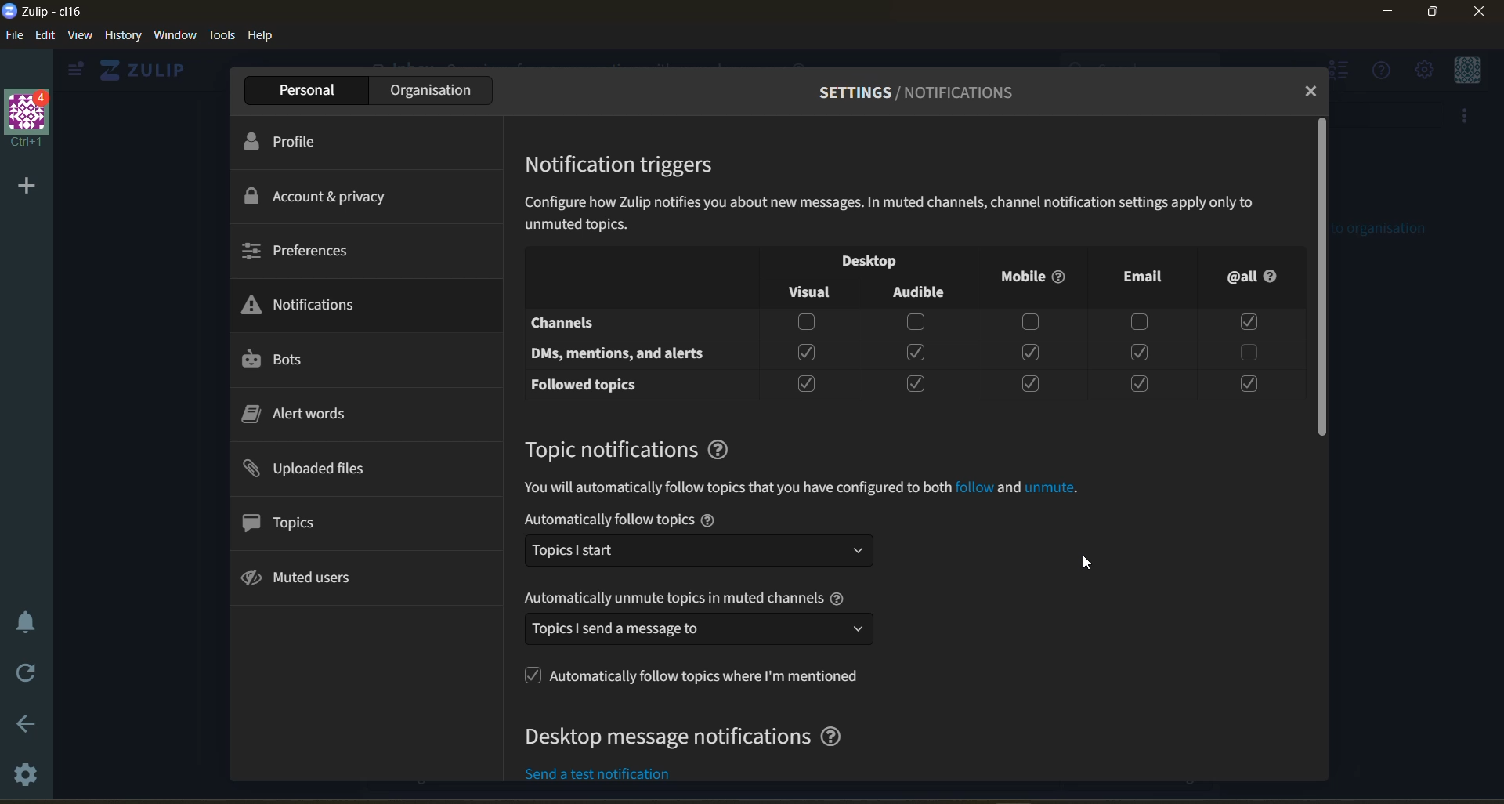 The image size is (1504, 804). Describe the element at coordinates (918, 352) in the screenshot. I see `Checkbox` at that location.